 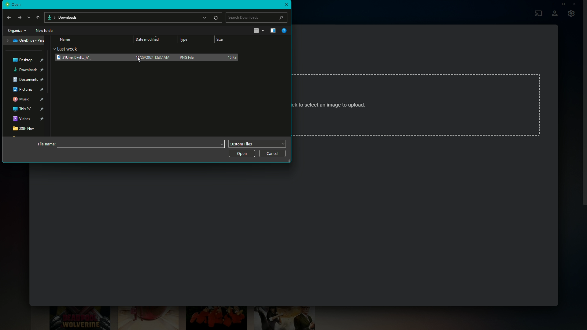 What do you see at coordinates (15, 5) in the screenshot?
I see `` at bounding box center [15, 5].